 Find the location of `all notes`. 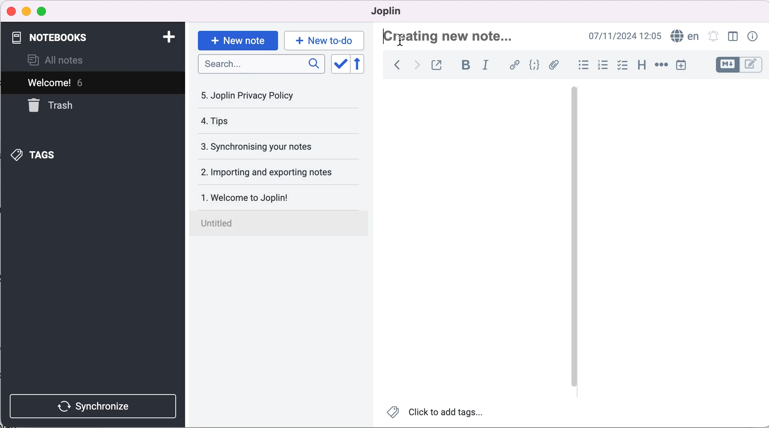

all notes is located at coordinates (62, 61).